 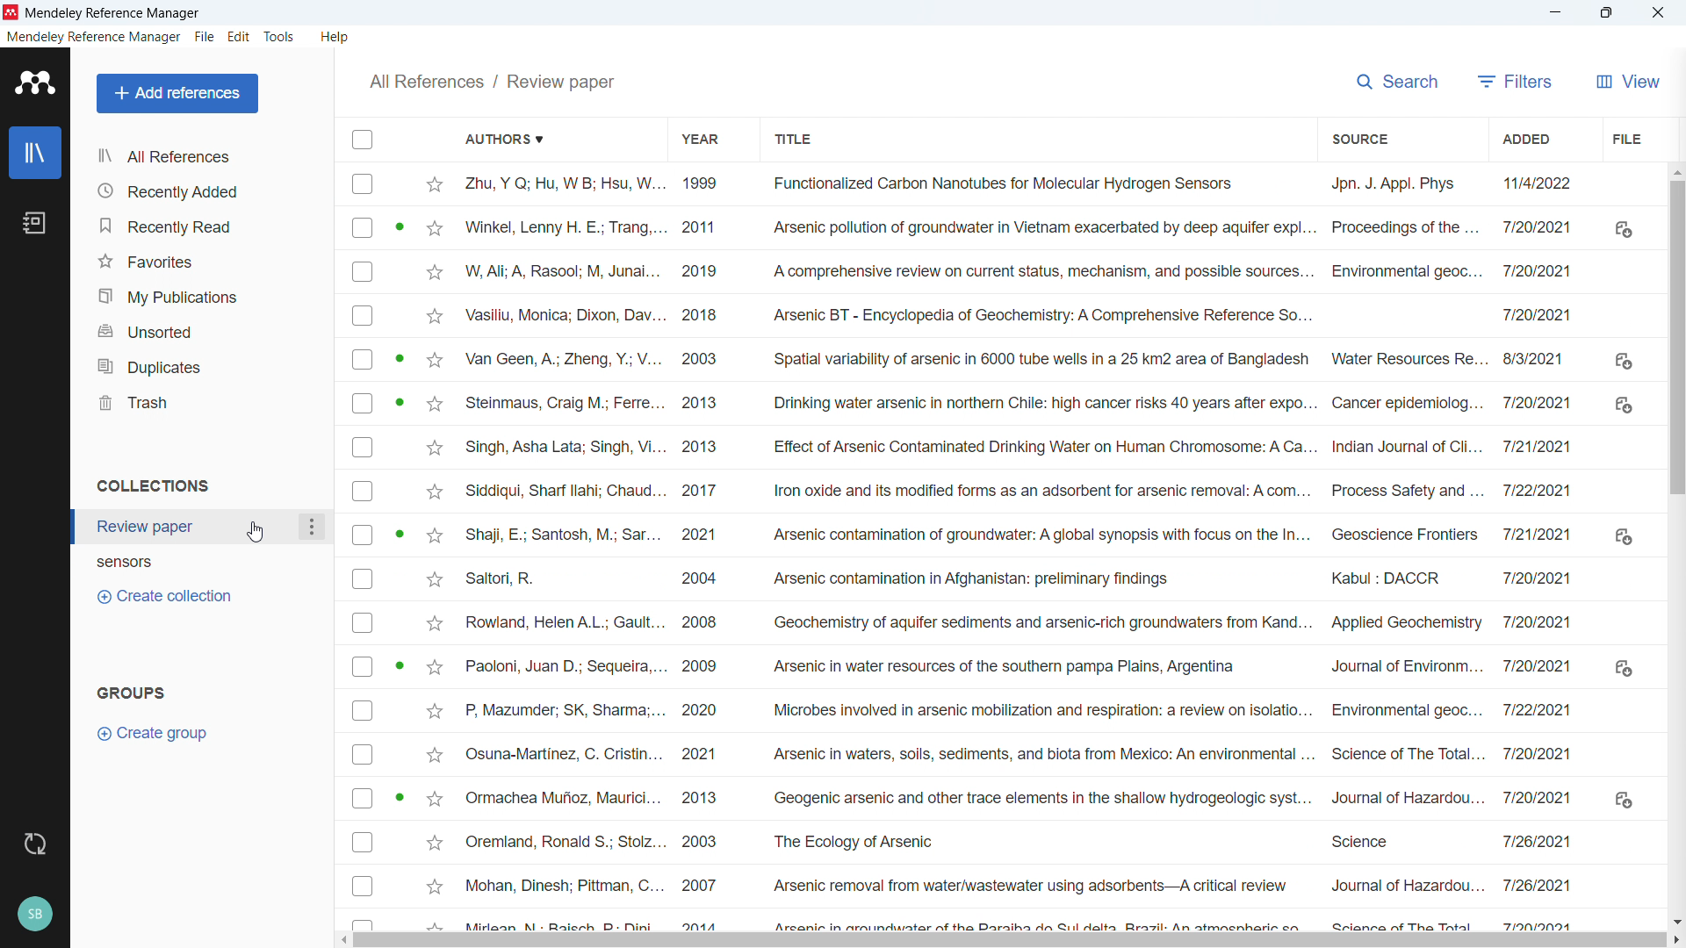 I want to click on Vertical scroll bar , so click(x=1673, y=340).